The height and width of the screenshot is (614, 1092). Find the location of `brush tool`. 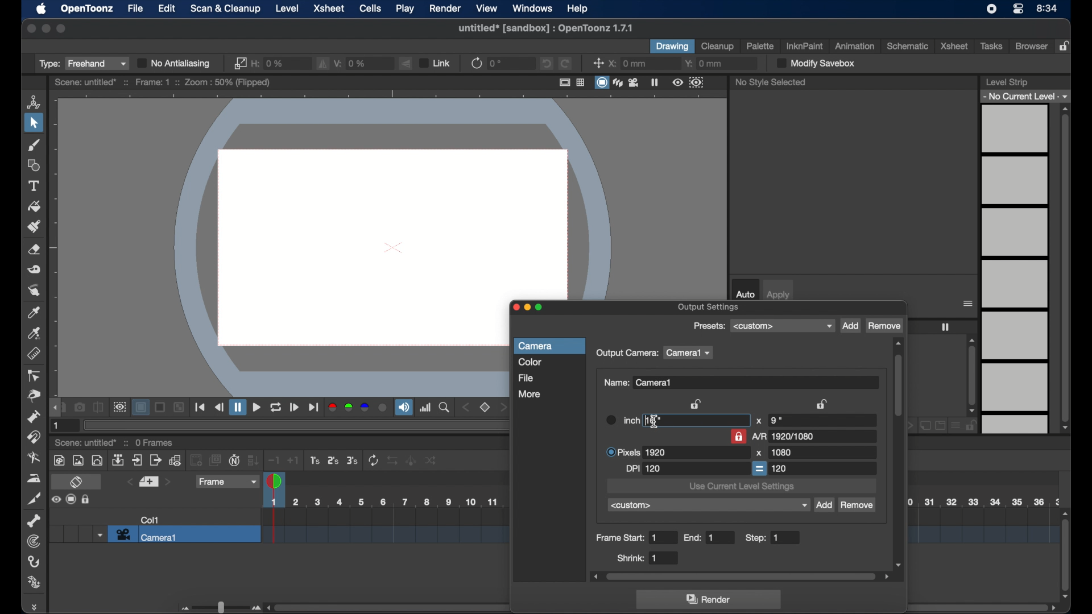

brush tool is located at coordinates (34, 145).